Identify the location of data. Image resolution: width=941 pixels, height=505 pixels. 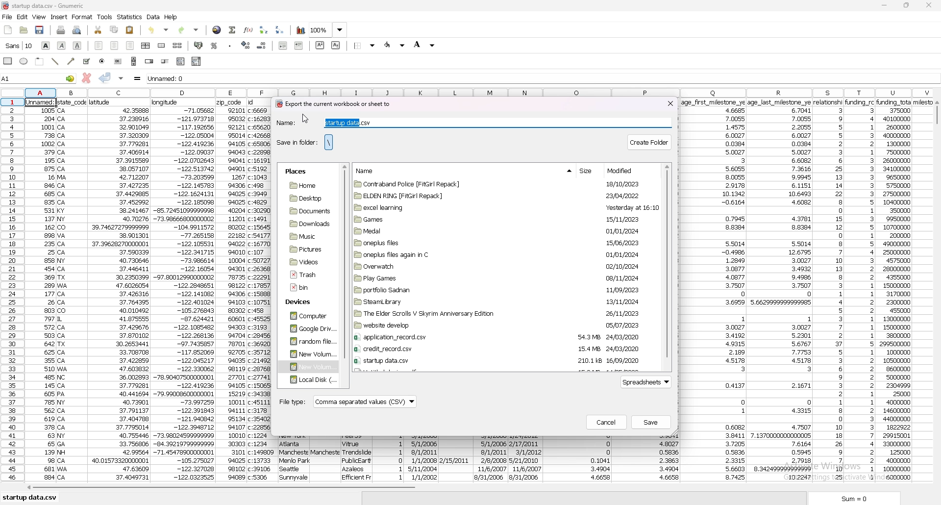
(525, 457).